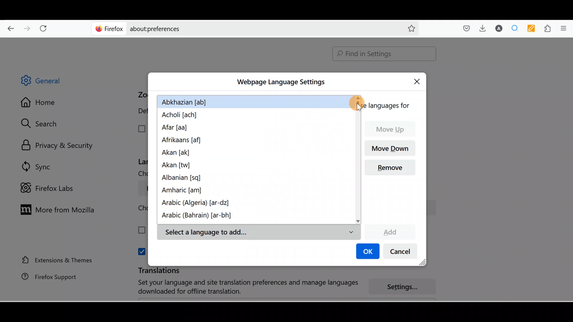 The image size is (573, 322). What do you see at coordinates (533, 29) in the screenshot?
I see `Multi keywords highlighter` at bounding box center [533, 29].